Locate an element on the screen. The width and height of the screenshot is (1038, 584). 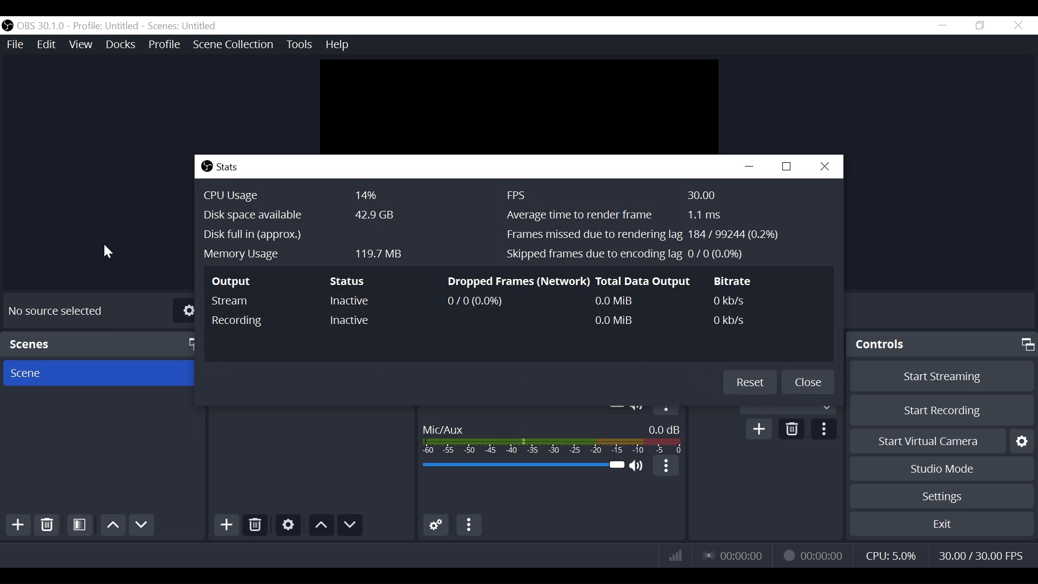
More Options is located at coordinates (468, 525).